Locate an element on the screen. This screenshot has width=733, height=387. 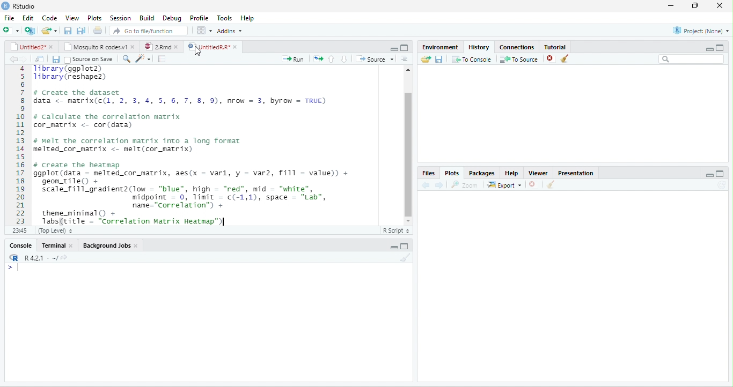
source on save is located at coordinates (91, 58).